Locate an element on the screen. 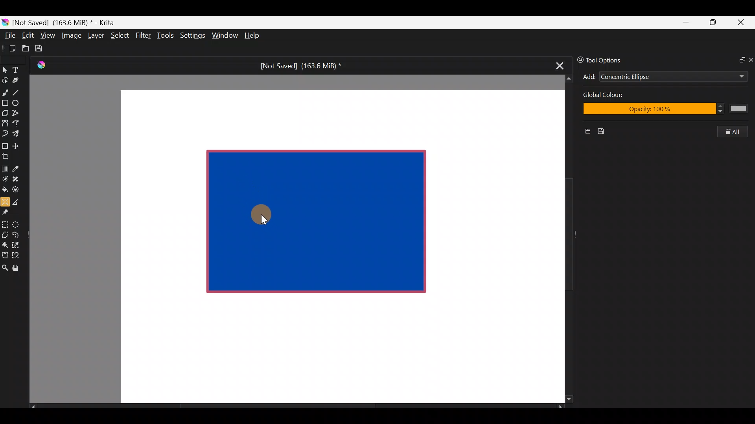 This screenshot has width=755, height=424. Calligraphy is located at coordinates (21, 82).